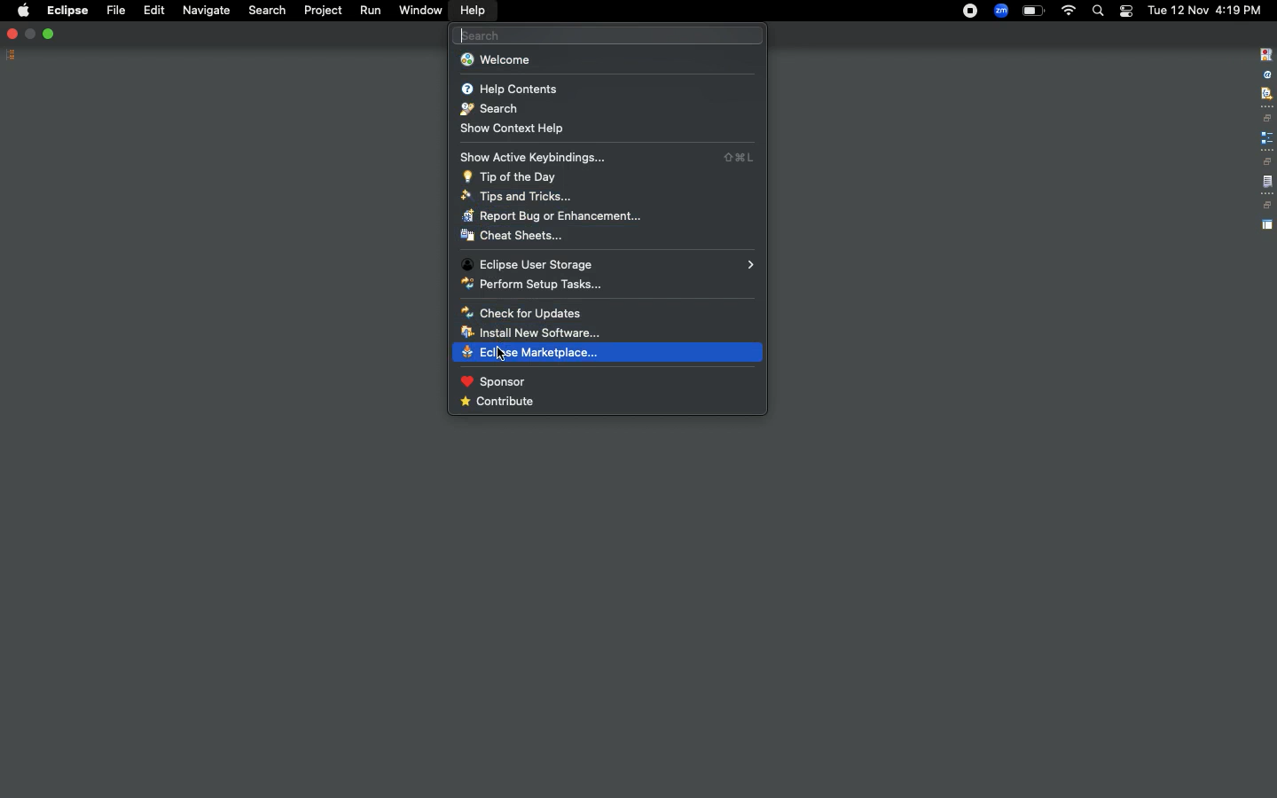 This screenshot has height=798, width=1277. I want to click on window, so click(419, 11).